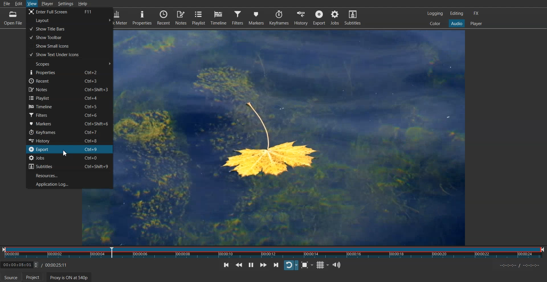 This screenshot has width=547, height=282. I want to click on Properties, so click(142, 18).